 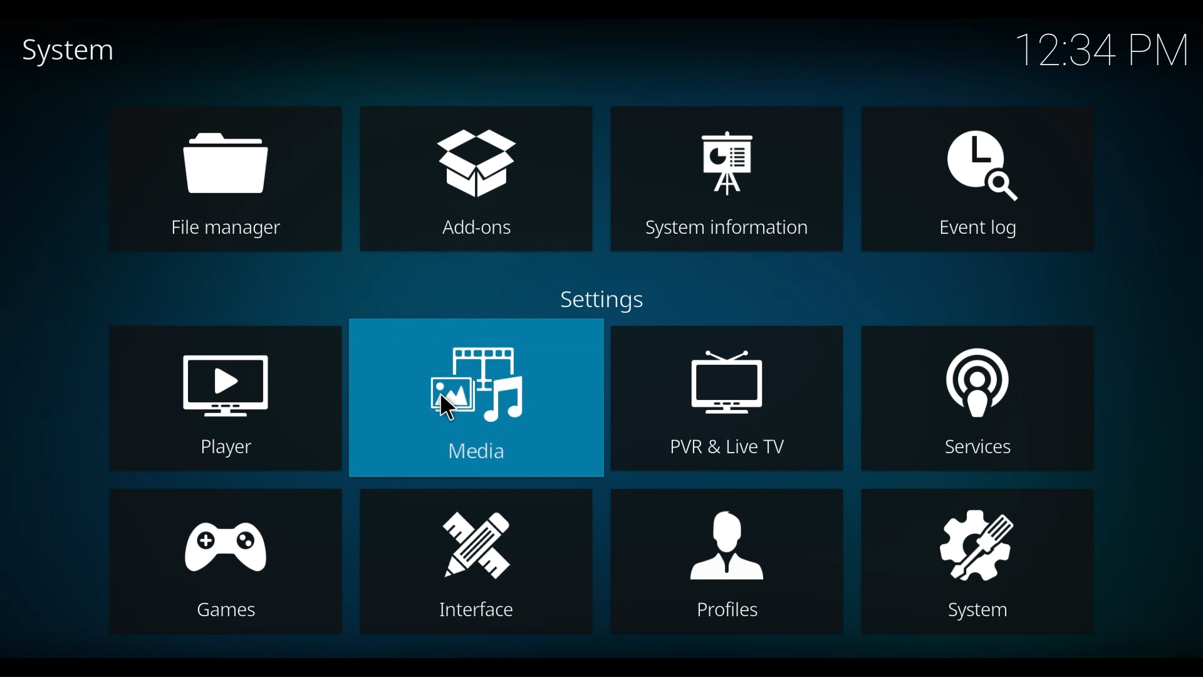 I want to click on System information, so click(x=728, y=180).